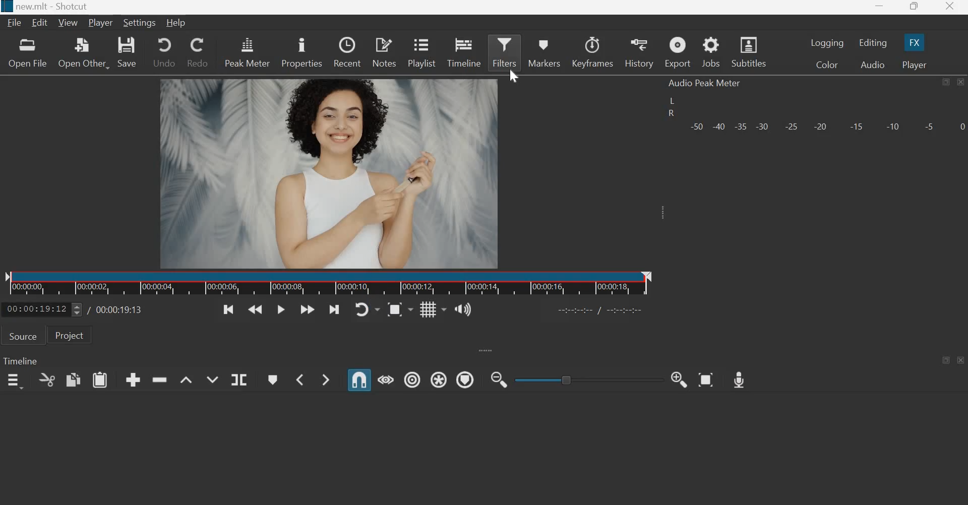 Image resolution: width=968 pixels, height=505 pixels. I want to click on Next Marker, so click(326, 378).